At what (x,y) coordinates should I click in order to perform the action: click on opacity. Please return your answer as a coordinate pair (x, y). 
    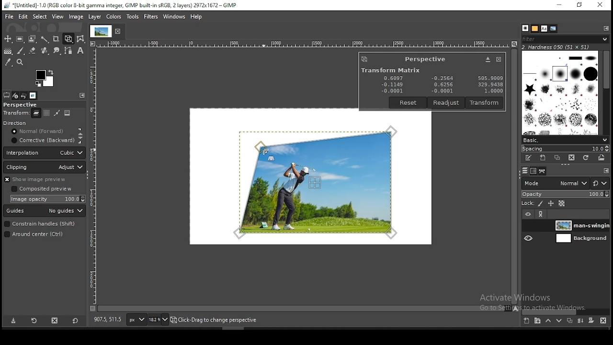
    Looking at the image, I should click on (566, 195).